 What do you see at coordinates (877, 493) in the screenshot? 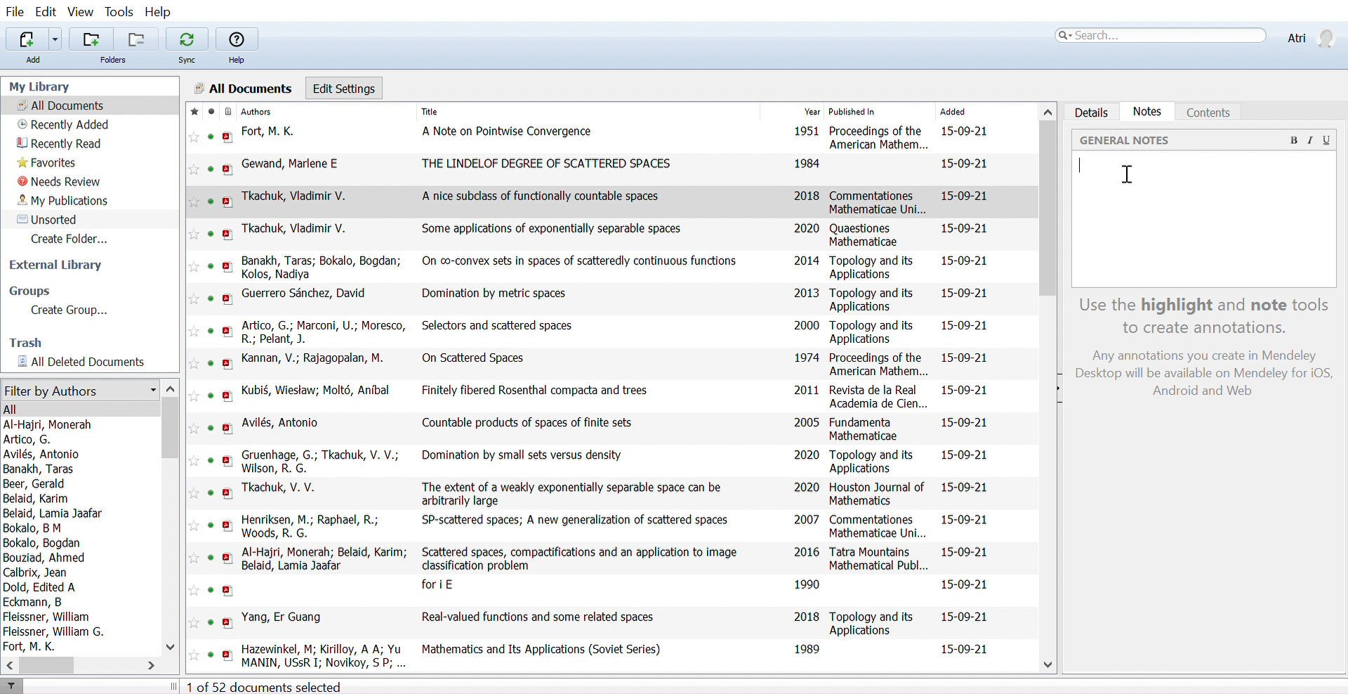
I see `Houston Journal of Mathematics` at bounding box center [877, 493].